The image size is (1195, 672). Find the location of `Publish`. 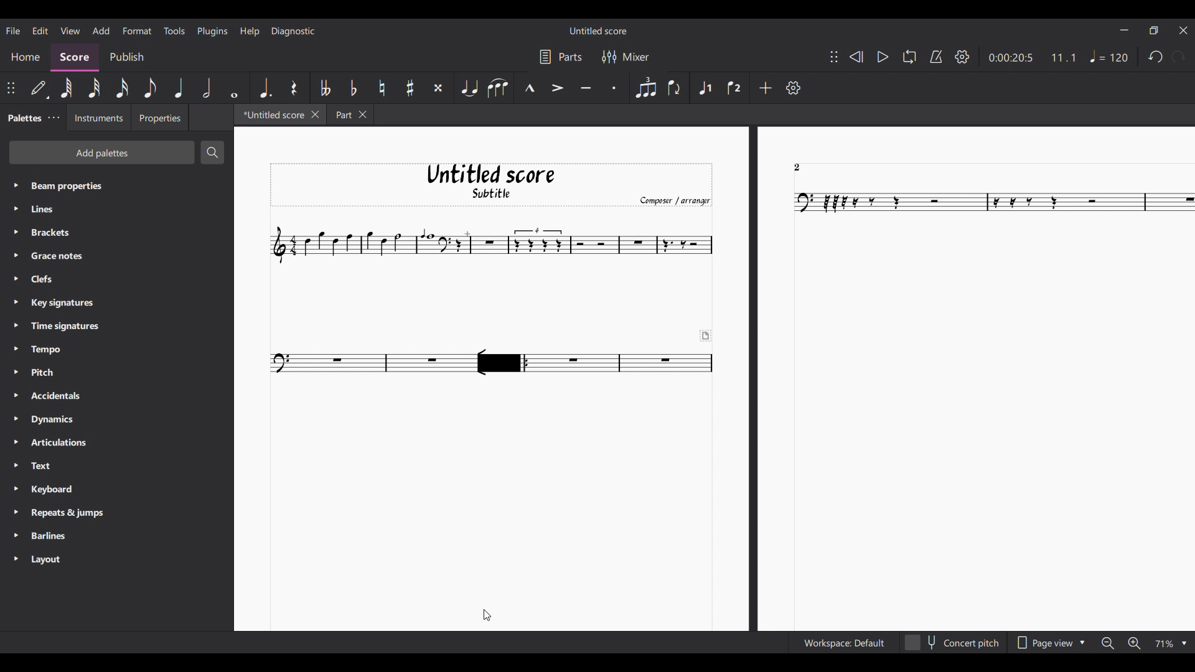

Publish is located at coordinates (126, 57).